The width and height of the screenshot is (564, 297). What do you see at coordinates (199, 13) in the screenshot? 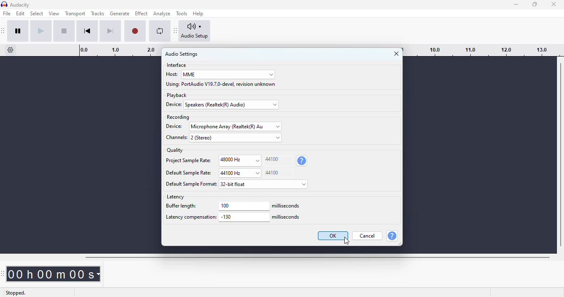
I see `help` at bounding box center [199, 13].